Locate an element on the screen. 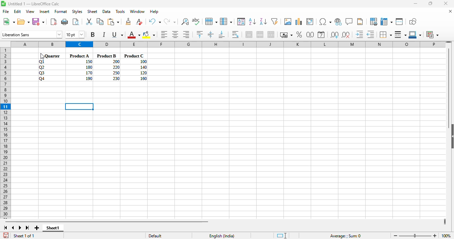 Image resolution: width=454 pixels, height=239 pixels. standard selection is located at coordinates (282, 236).